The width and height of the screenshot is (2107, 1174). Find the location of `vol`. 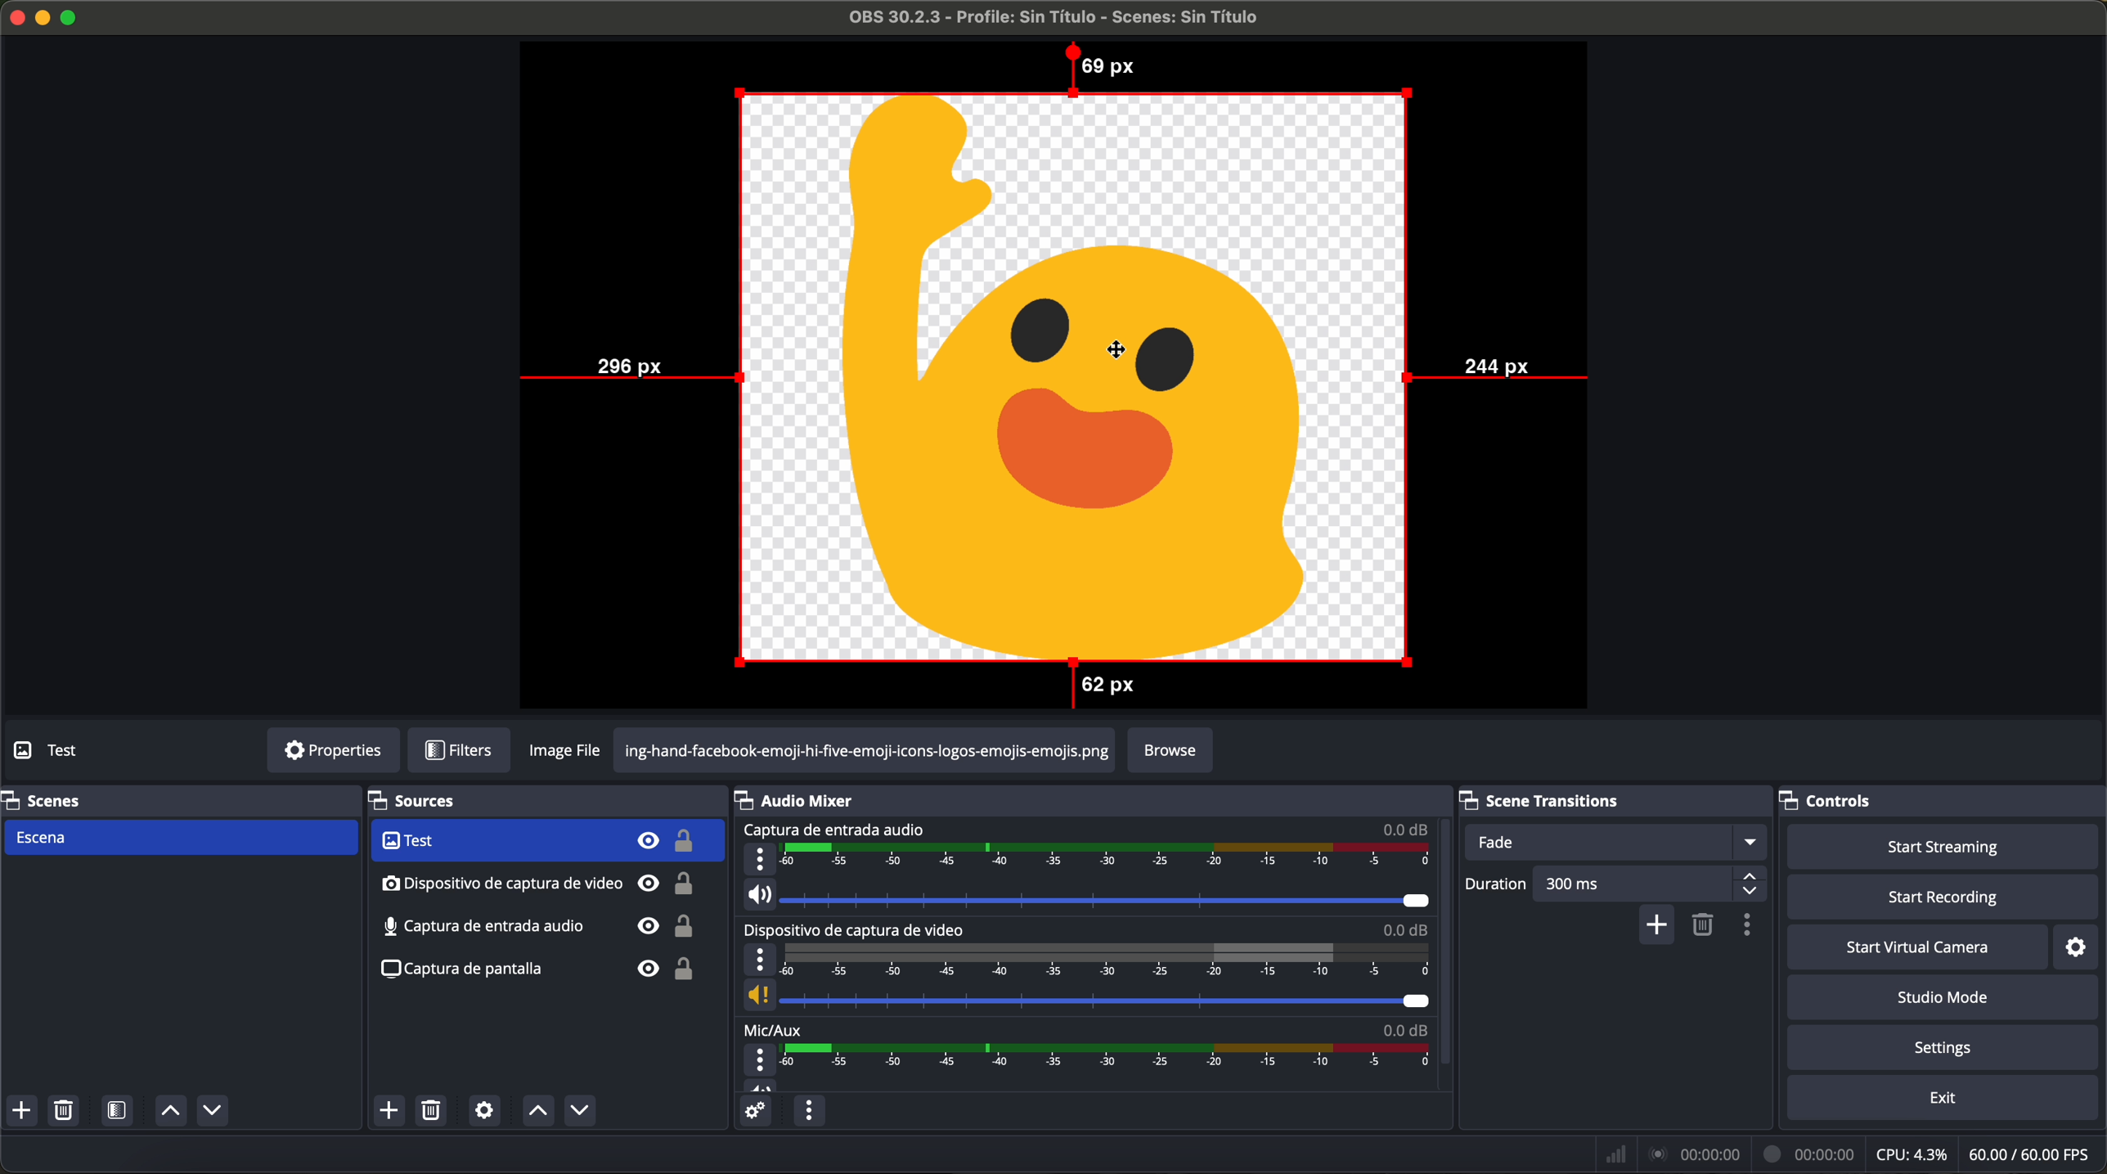

vol is located at coordinates (761, 1085).